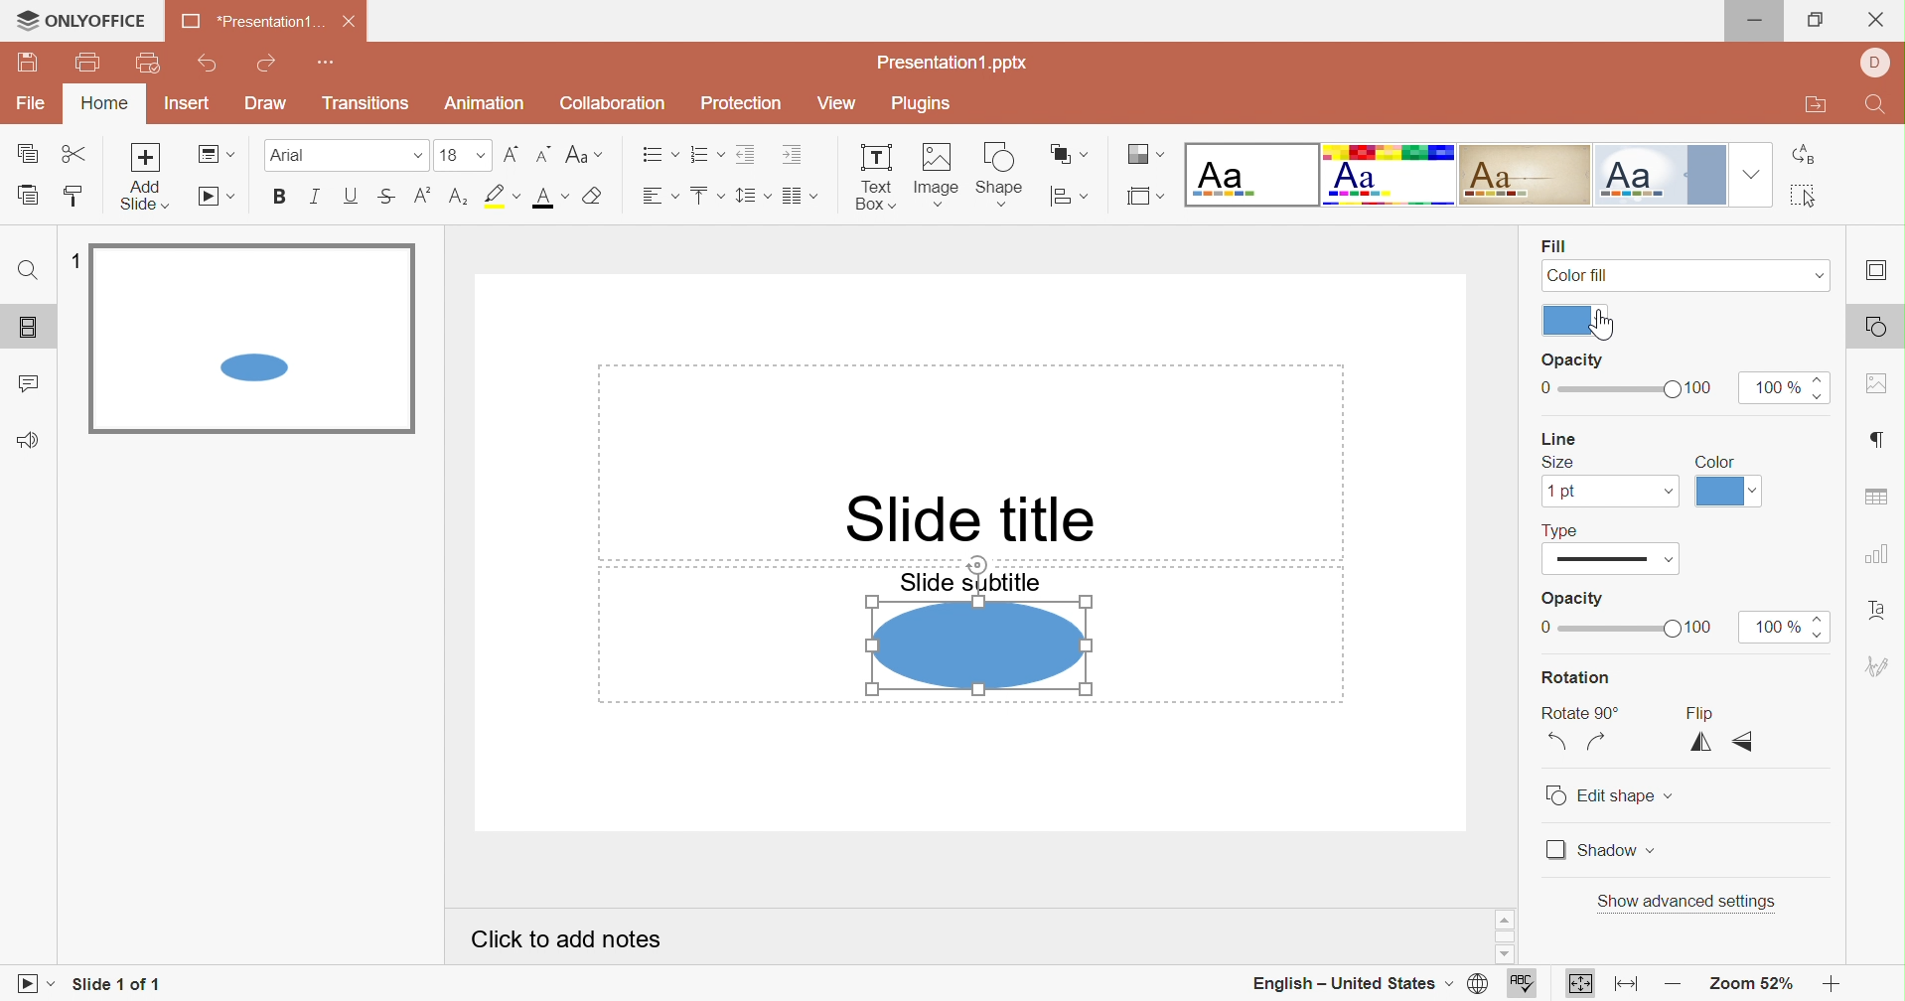 The image size is (1905, 1001). What do you see at coordinates (612, 103) in the screenshot?
I see `Collaboration` at bounding box center [612, 103].